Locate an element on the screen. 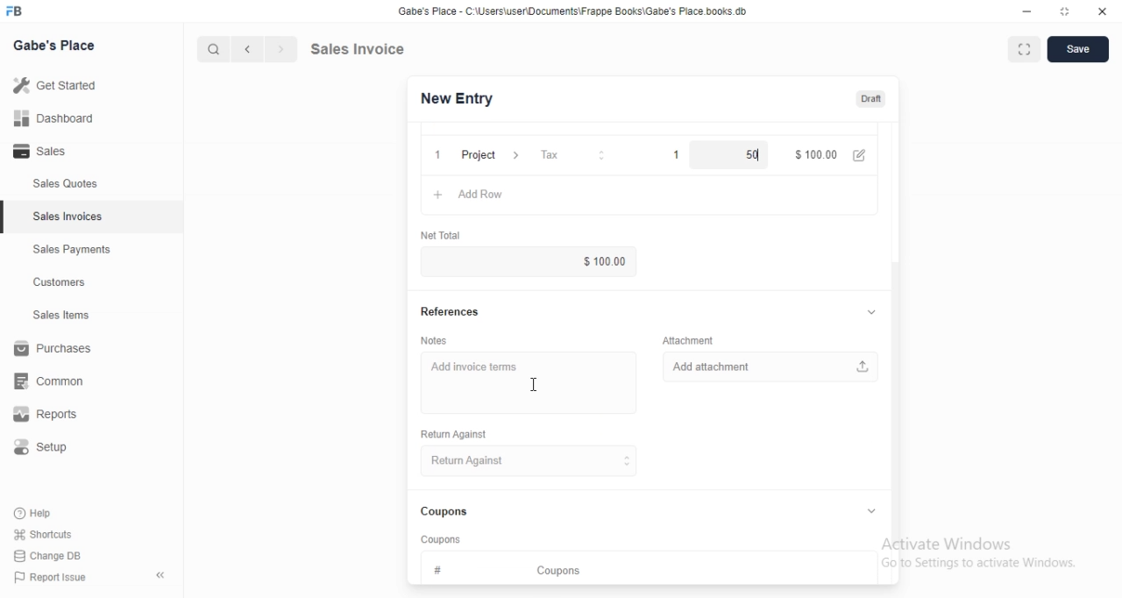 The image size is (1122, 598). 1 is located at coordinates (668, 153).